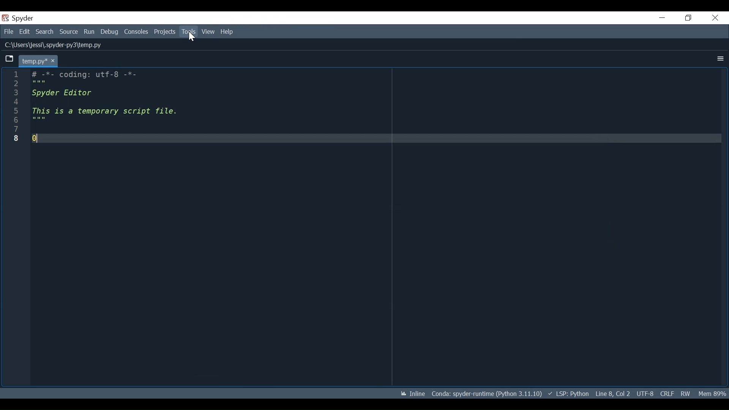  I want to click on Consoles, so click(136, 32).